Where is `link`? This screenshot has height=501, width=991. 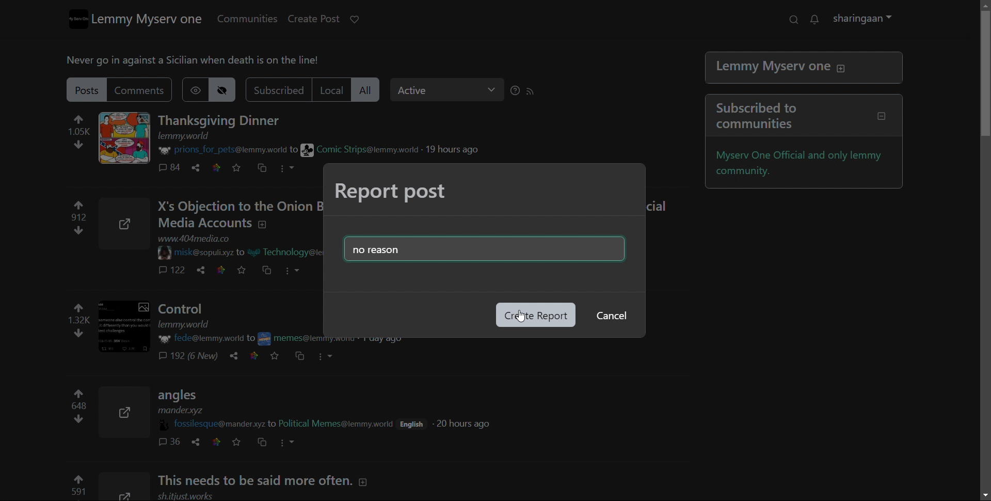
link is located at coordinates (224, 271).